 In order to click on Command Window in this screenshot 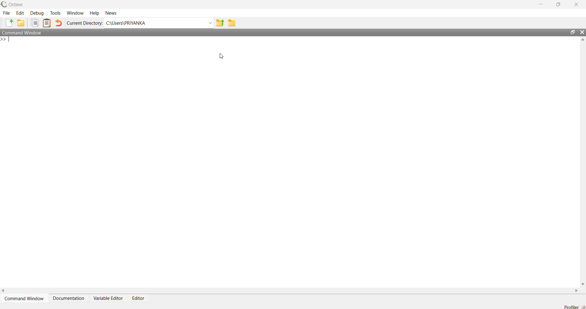, I will do `click(24, 32)`.